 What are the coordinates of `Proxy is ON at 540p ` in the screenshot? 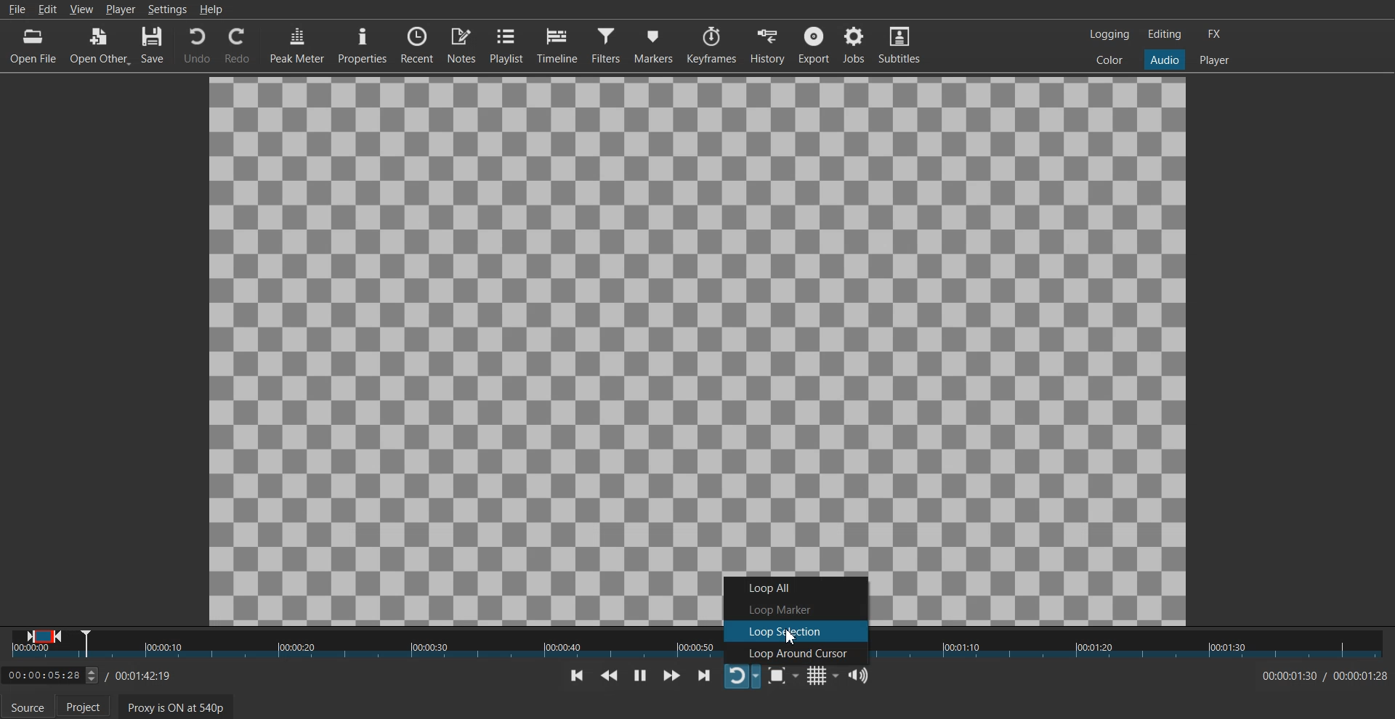 It's located at (174, 706).